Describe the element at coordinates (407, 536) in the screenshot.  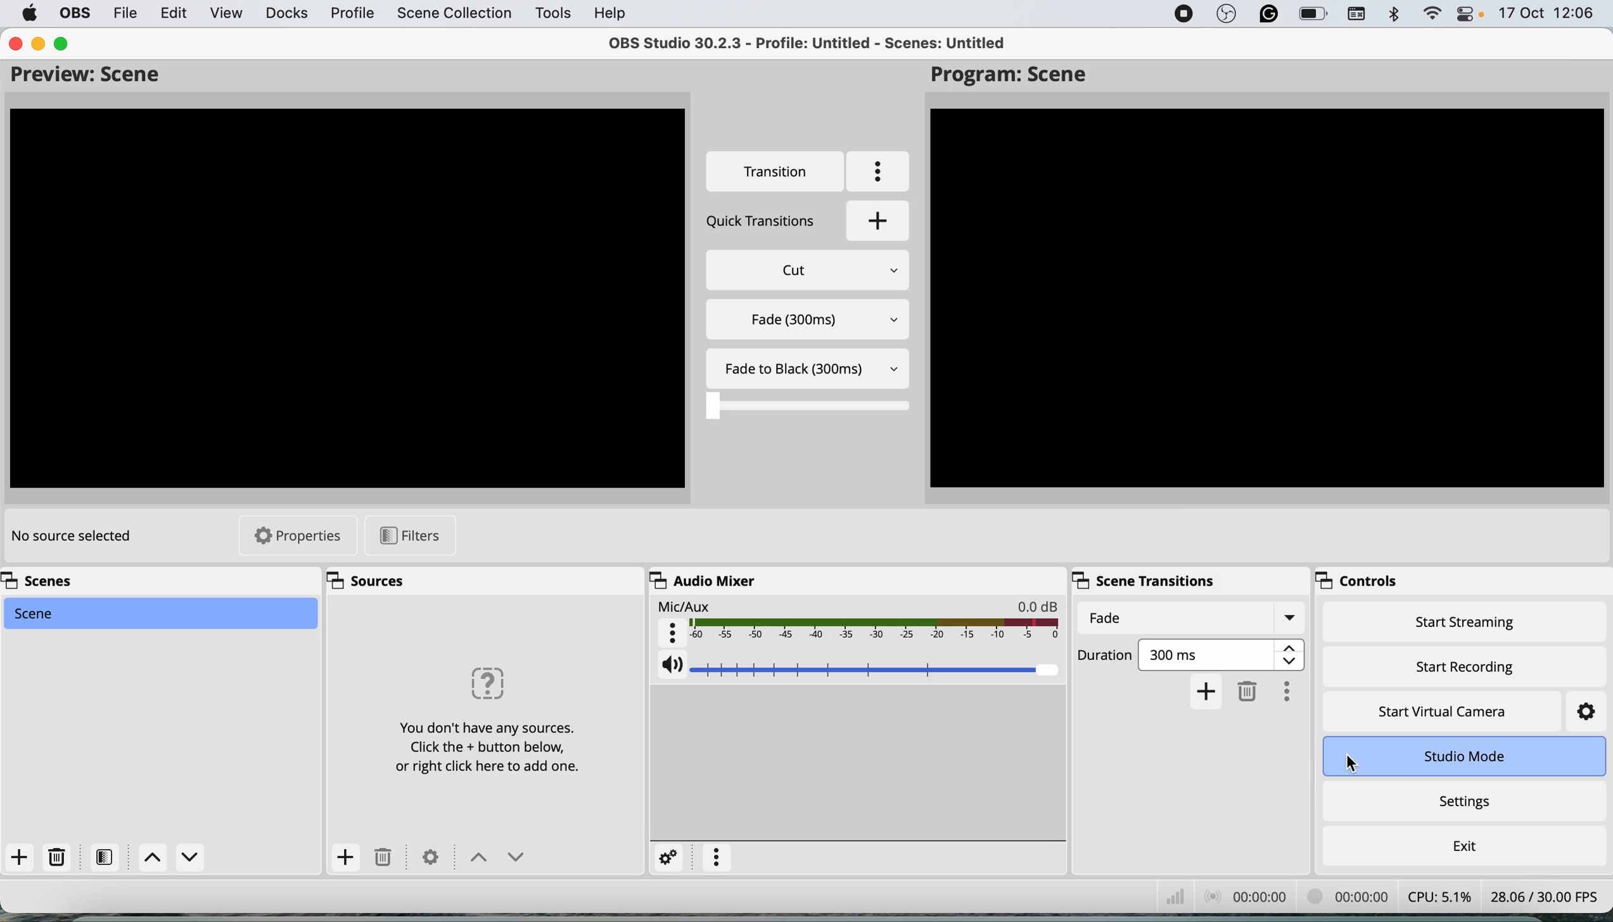
I see `filters` at that location.